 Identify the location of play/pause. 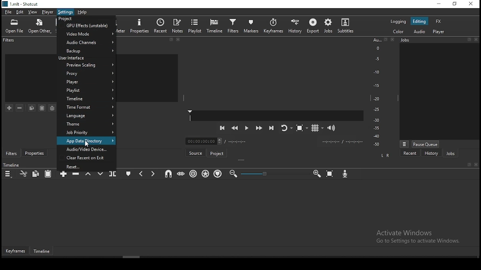
(246, 129).